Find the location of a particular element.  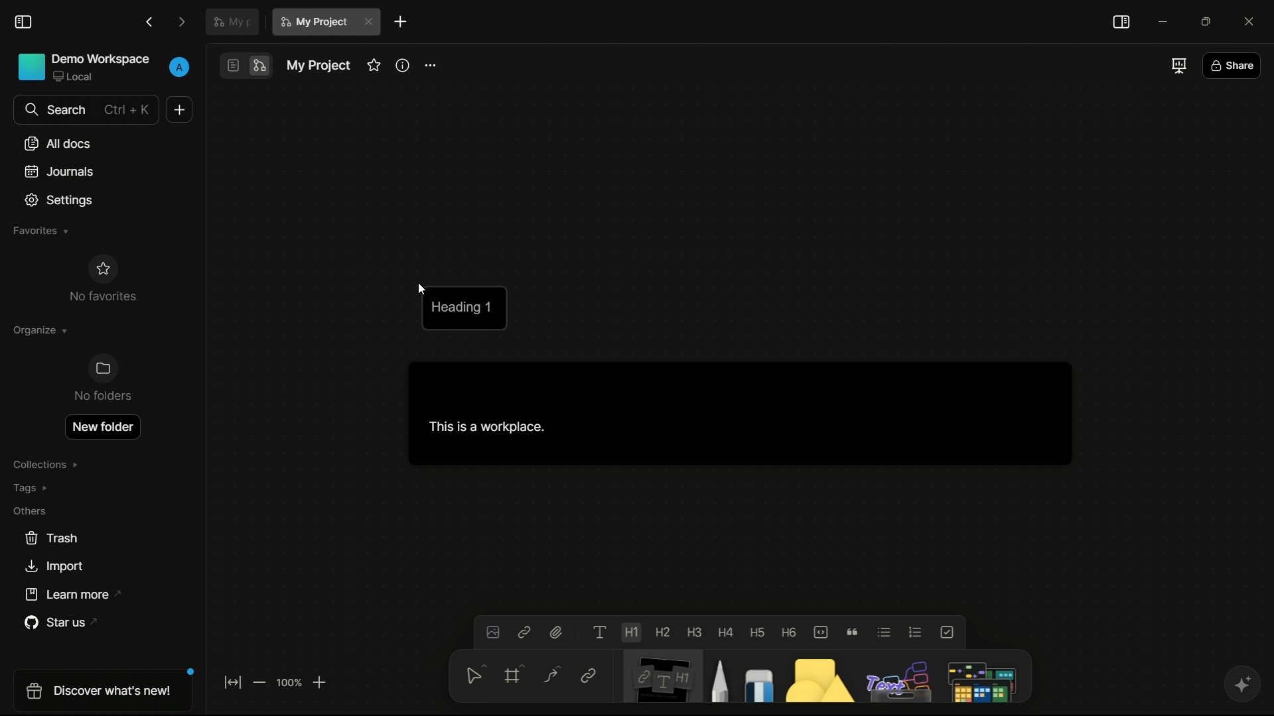

quote is located at coordinates (853, 632).